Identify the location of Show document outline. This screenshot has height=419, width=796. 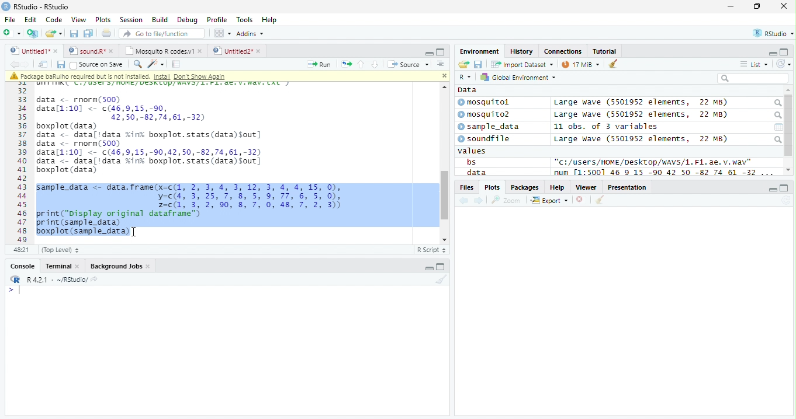
(440, 64).